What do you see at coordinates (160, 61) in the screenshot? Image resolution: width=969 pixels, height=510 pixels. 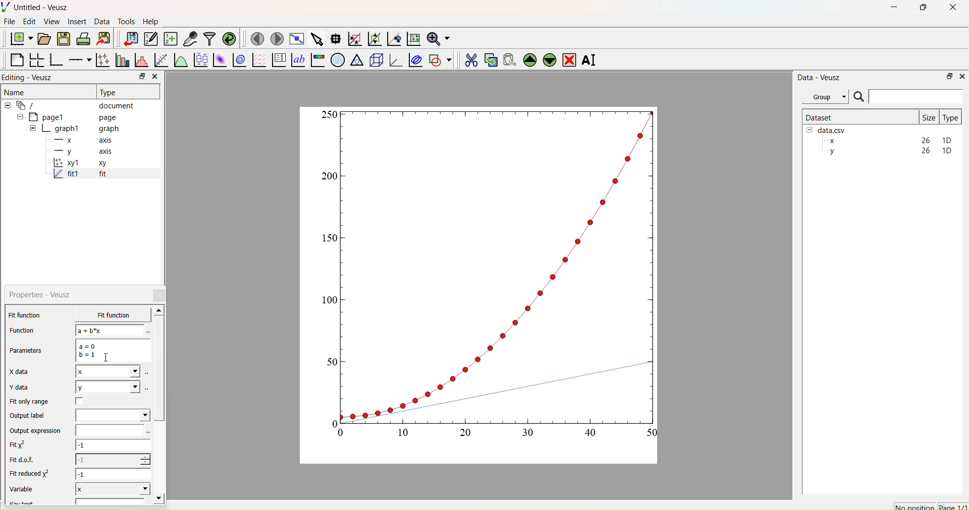 I see `Fit a function to data` at bounding box center [160, 61].